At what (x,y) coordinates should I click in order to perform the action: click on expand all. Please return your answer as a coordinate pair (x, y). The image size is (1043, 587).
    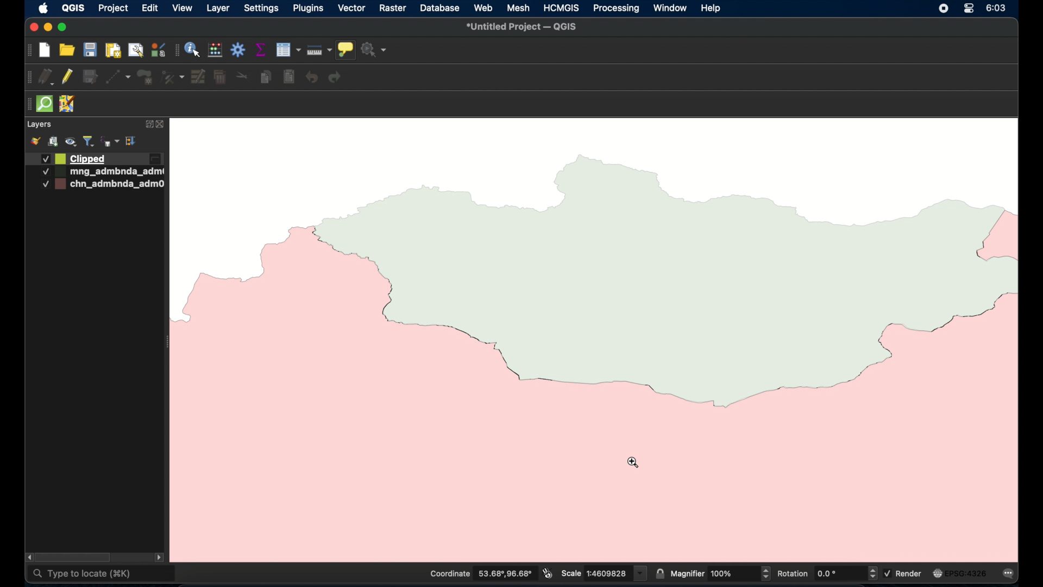
    Looking at the image, I should click on (131, 141).